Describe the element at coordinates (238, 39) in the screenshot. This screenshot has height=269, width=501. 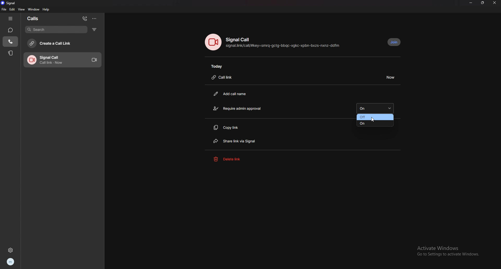
I see `signal call` at that location.